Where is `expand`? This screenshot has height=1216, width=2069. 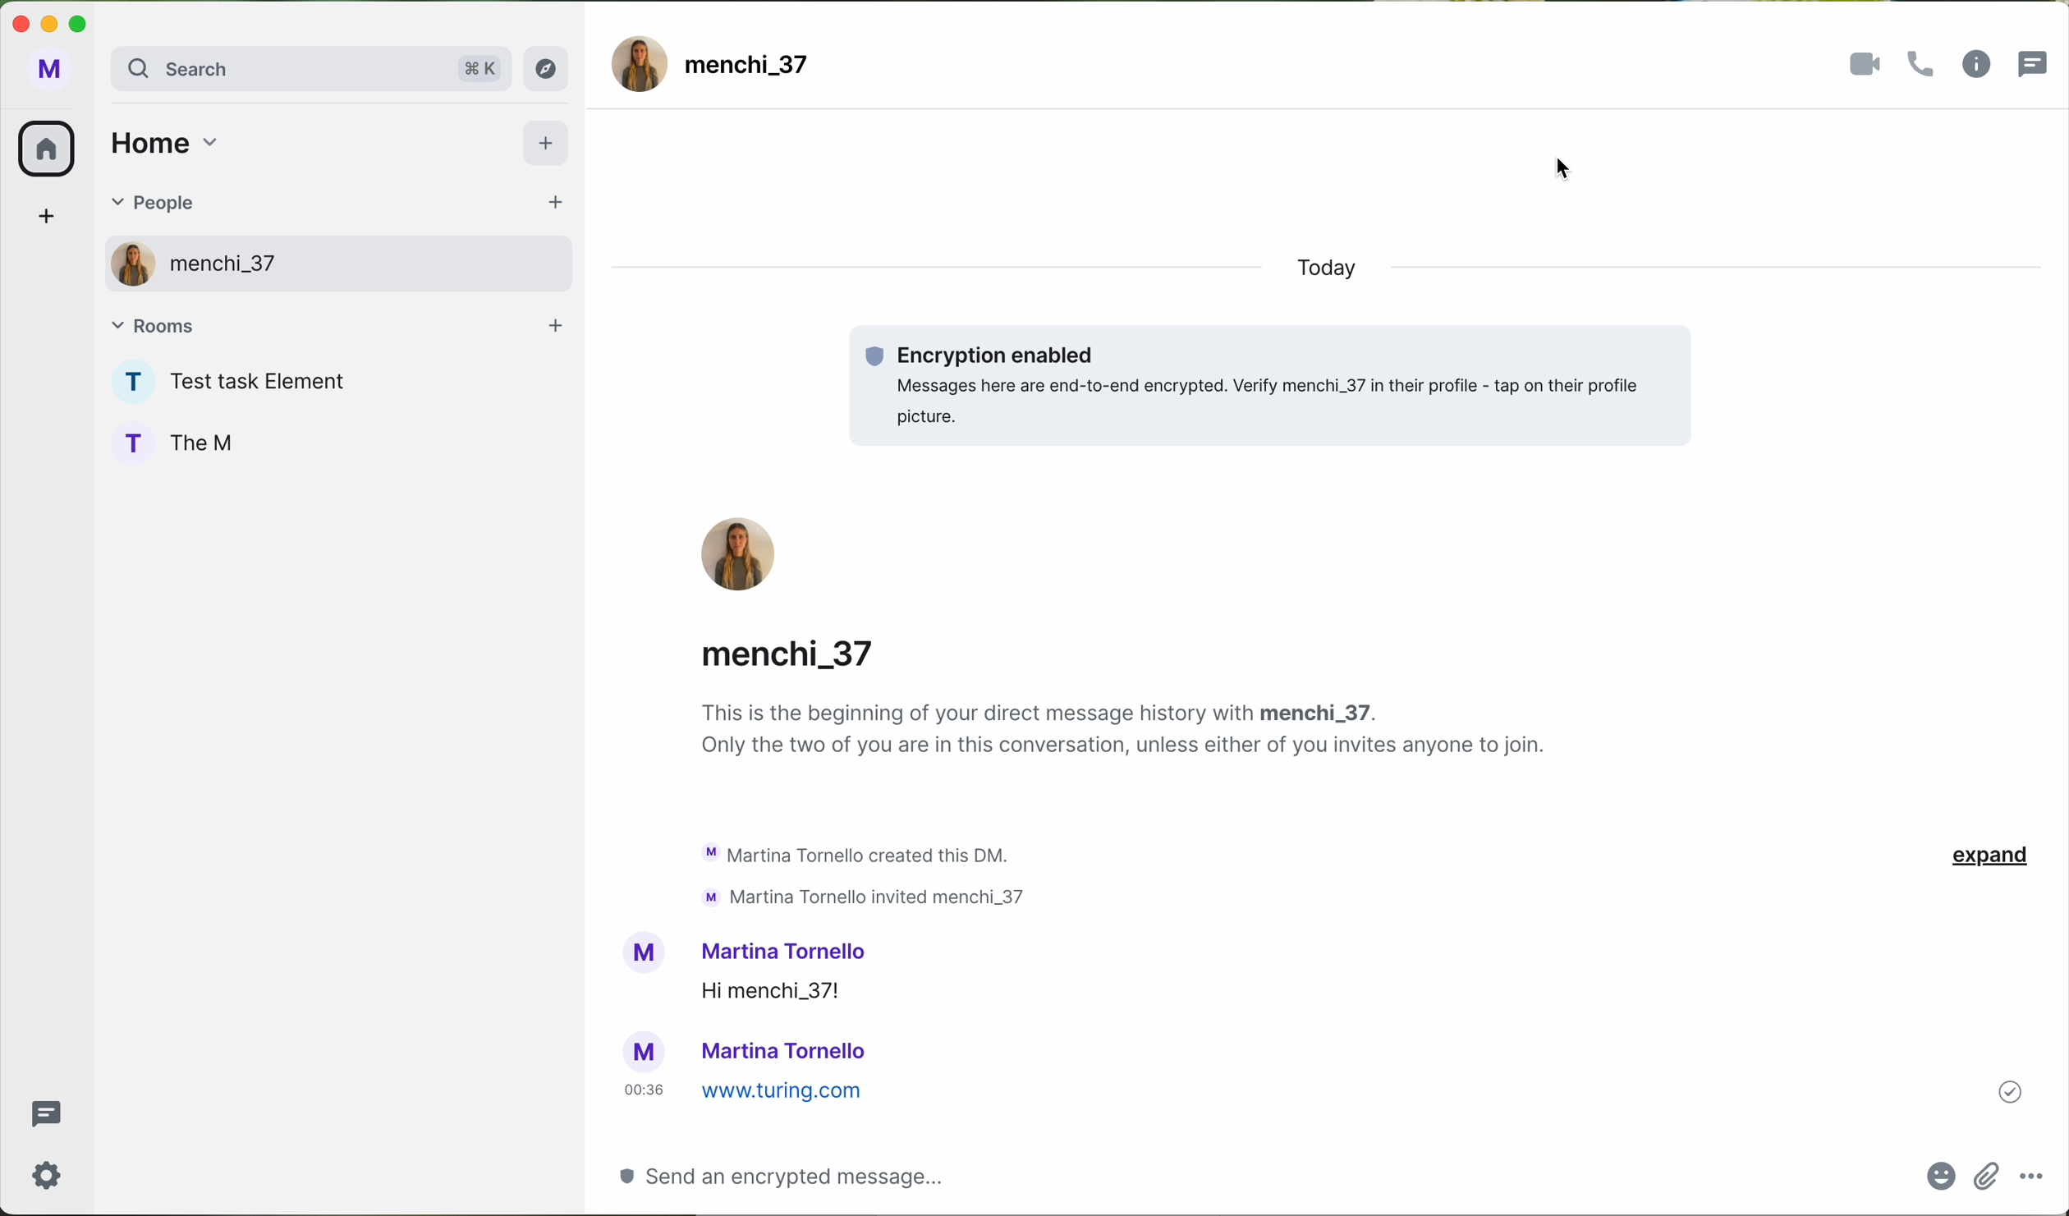
expand is located at coordinates (1989, 853).